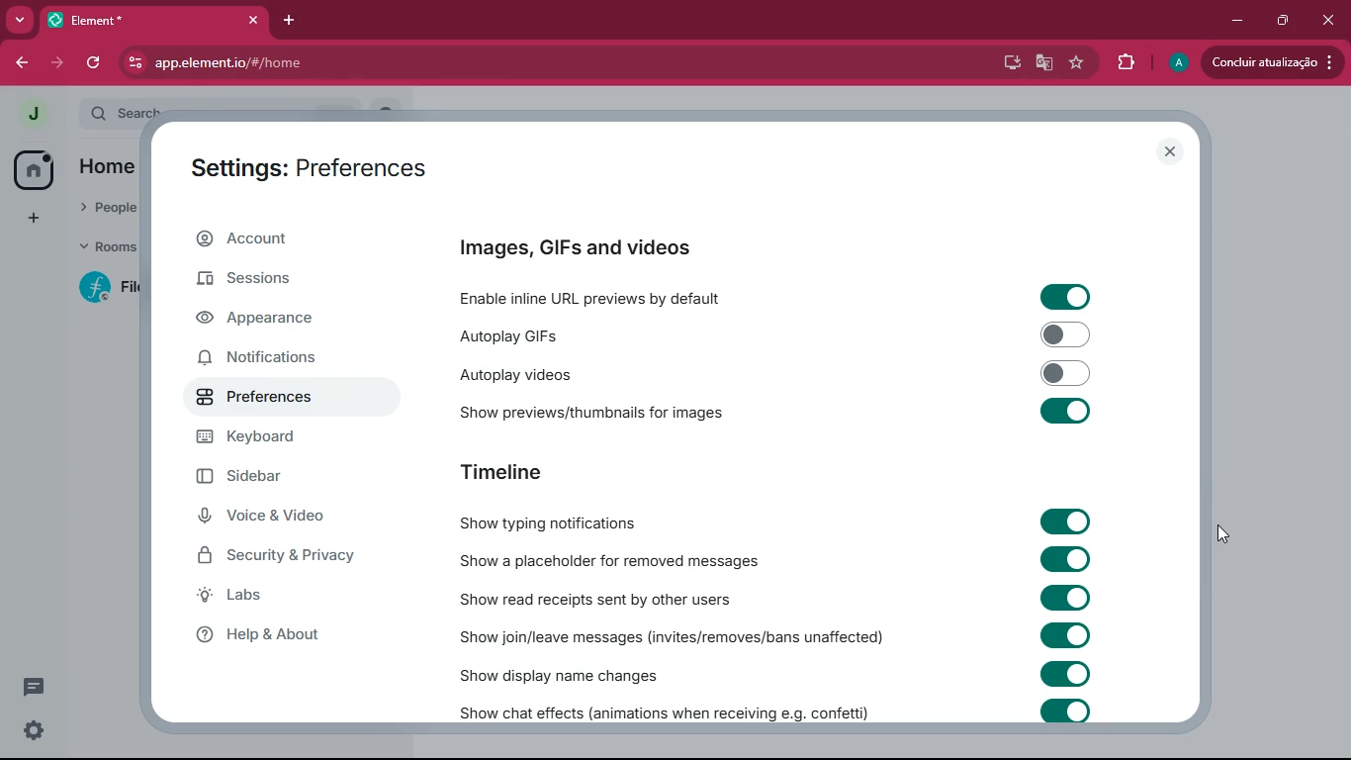  I want to click on close, so click(1168, 152).